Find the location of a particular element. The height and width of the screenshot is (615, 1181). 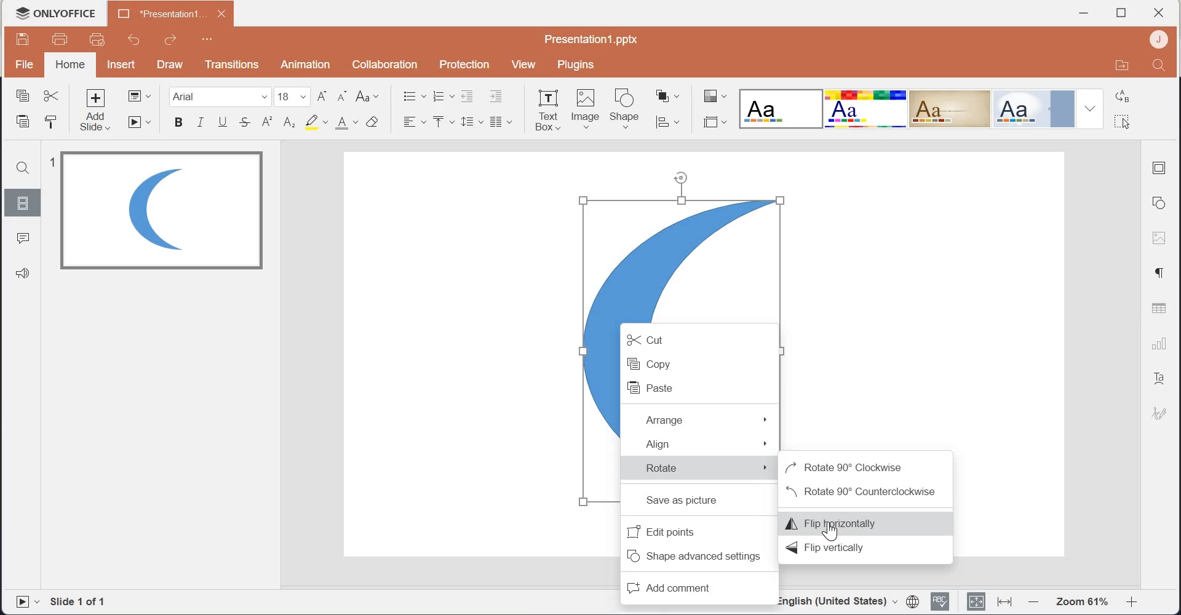

Start slideshow is located at coordinates (141, 122).